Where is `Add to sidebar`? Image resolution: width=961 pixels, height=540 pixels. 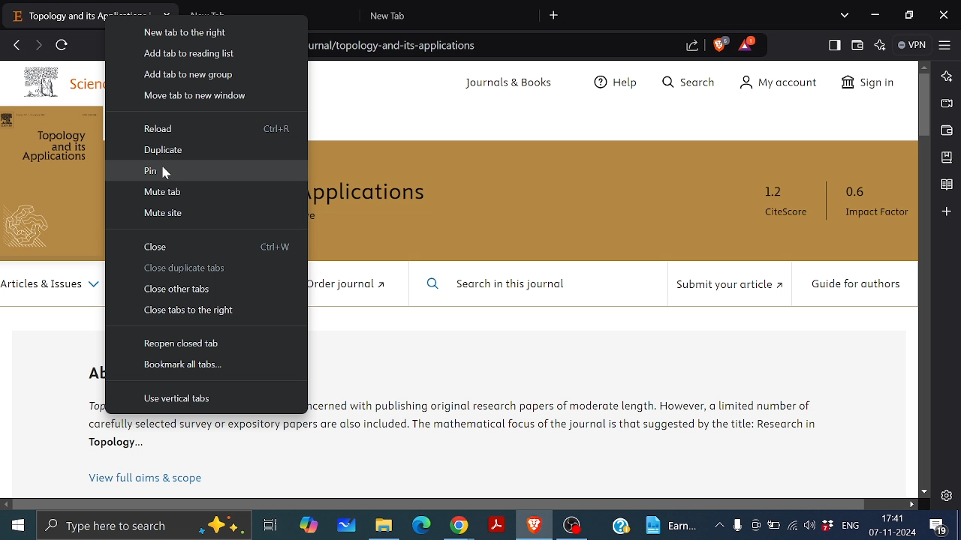
Add to sidebar is located at coordinates (947, 211).